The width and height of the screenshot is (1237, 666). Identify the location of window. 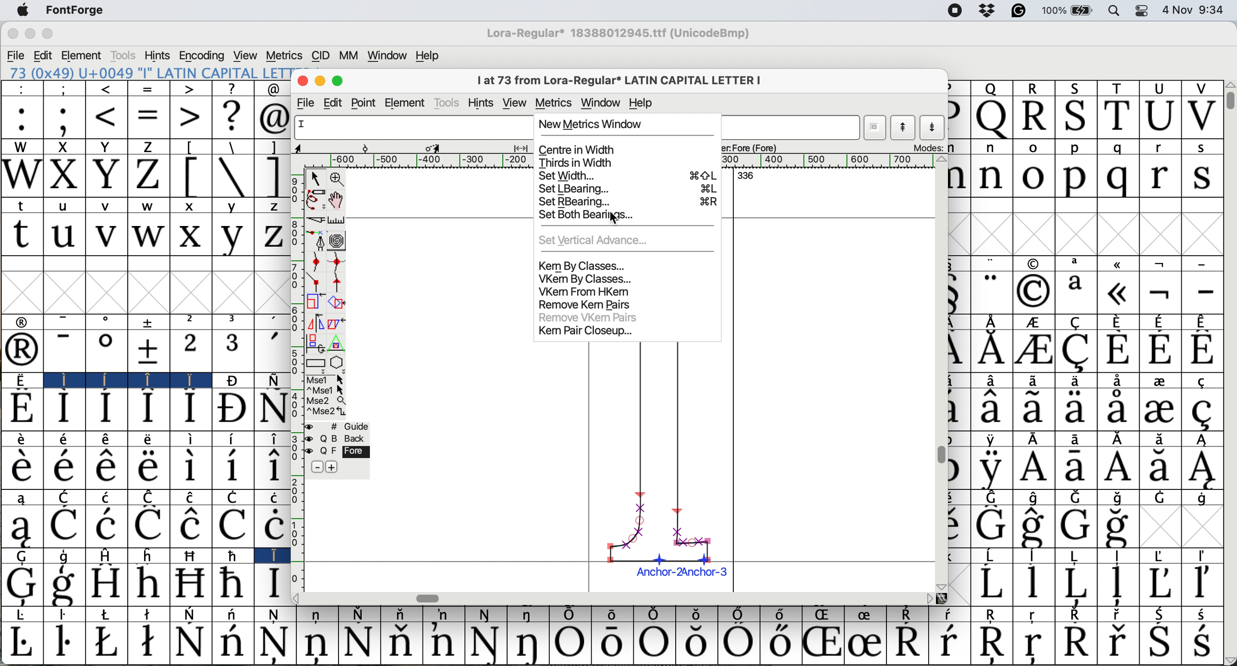
(602, 103).